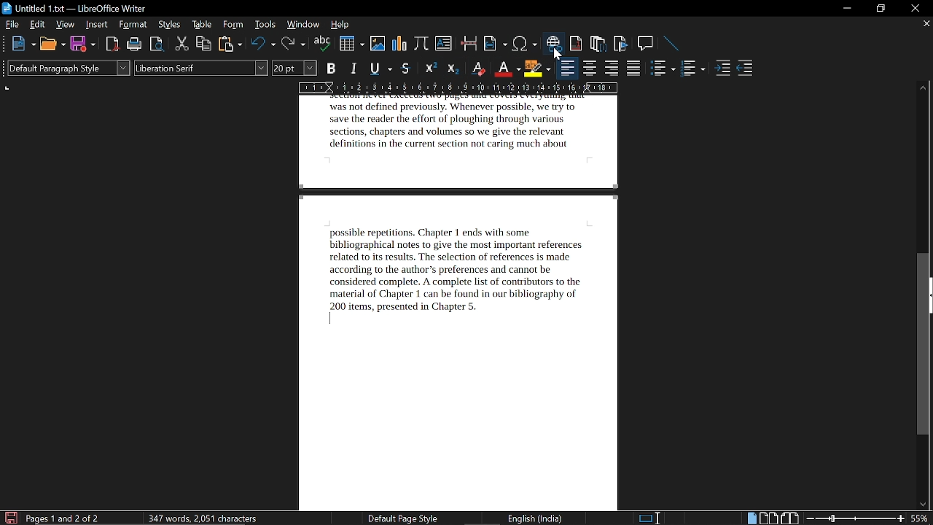 Image resolution: width=933 pixels, height=525 pixels. Describe the element at coordinates (36, 24) in the screenshot. I see `edit` at that location.